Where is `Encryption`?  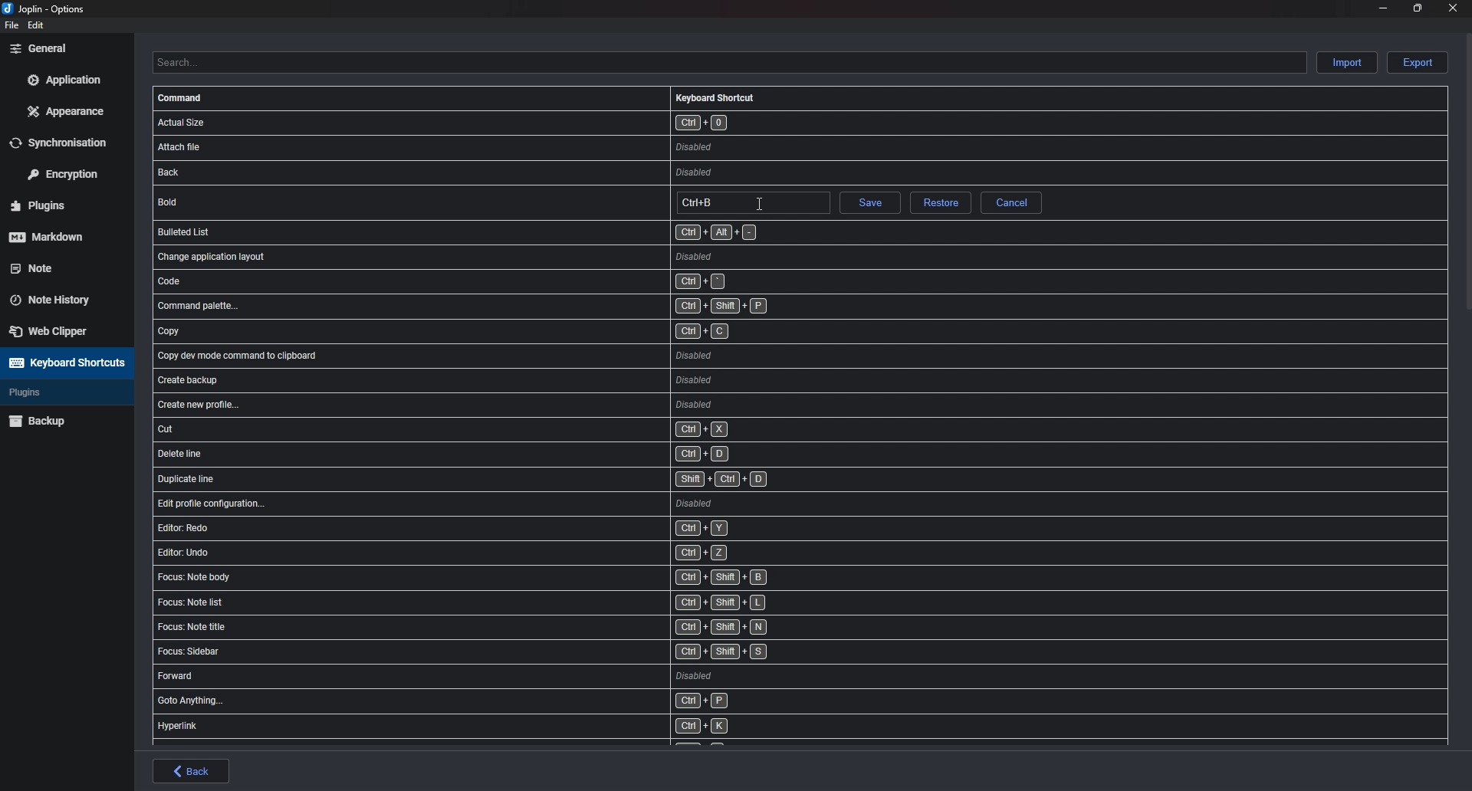
Encryption is located at coordinates (68, 172).